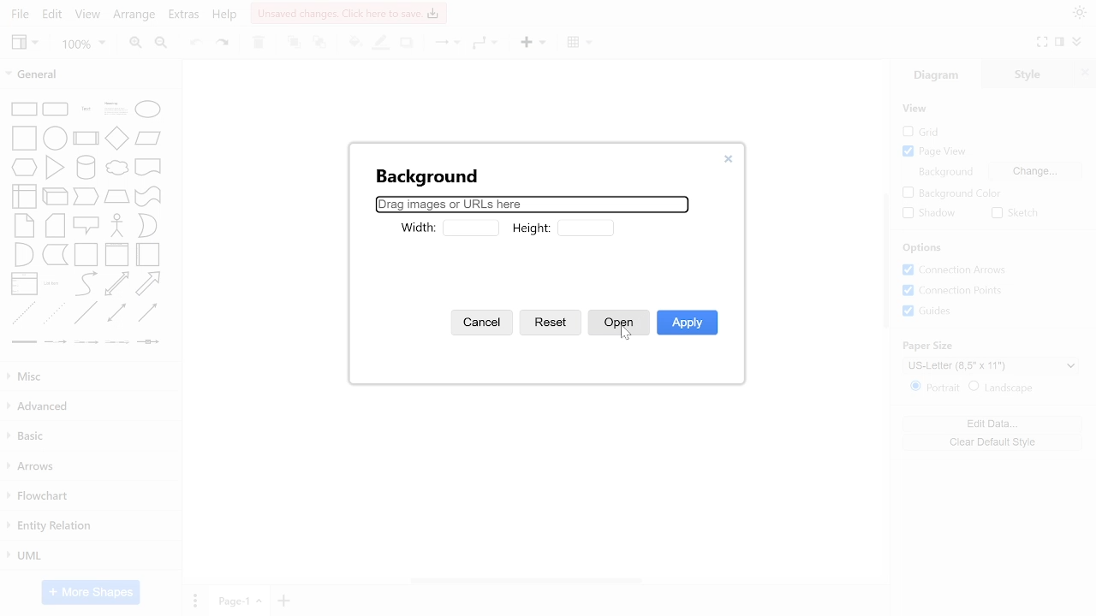  Describe the element at coordinates (84, 136) in the screenshot. I see `general shapes` at that location.